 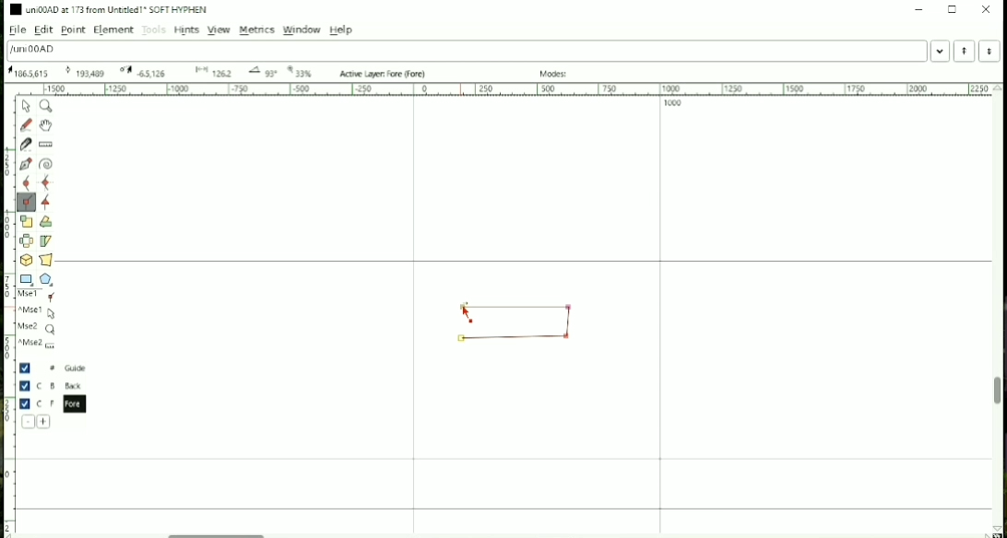 What do you see at coordinates (941, 51) in the screenshot?
I see `Word list` at bounding box center [941, 51].